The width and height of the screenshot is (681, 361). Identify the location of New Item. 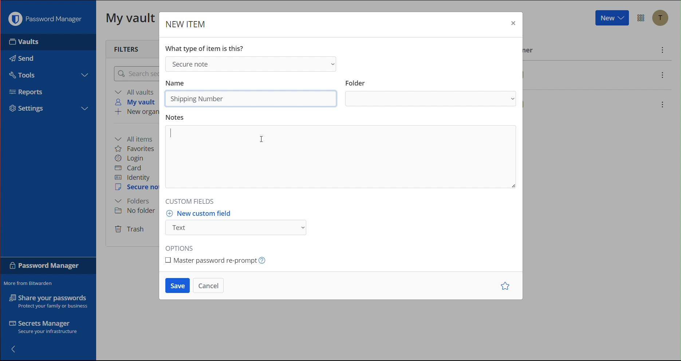
(189, 24).